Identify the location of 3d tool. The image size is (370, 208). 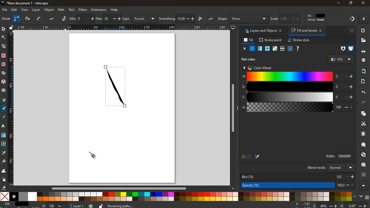
(3, 82).